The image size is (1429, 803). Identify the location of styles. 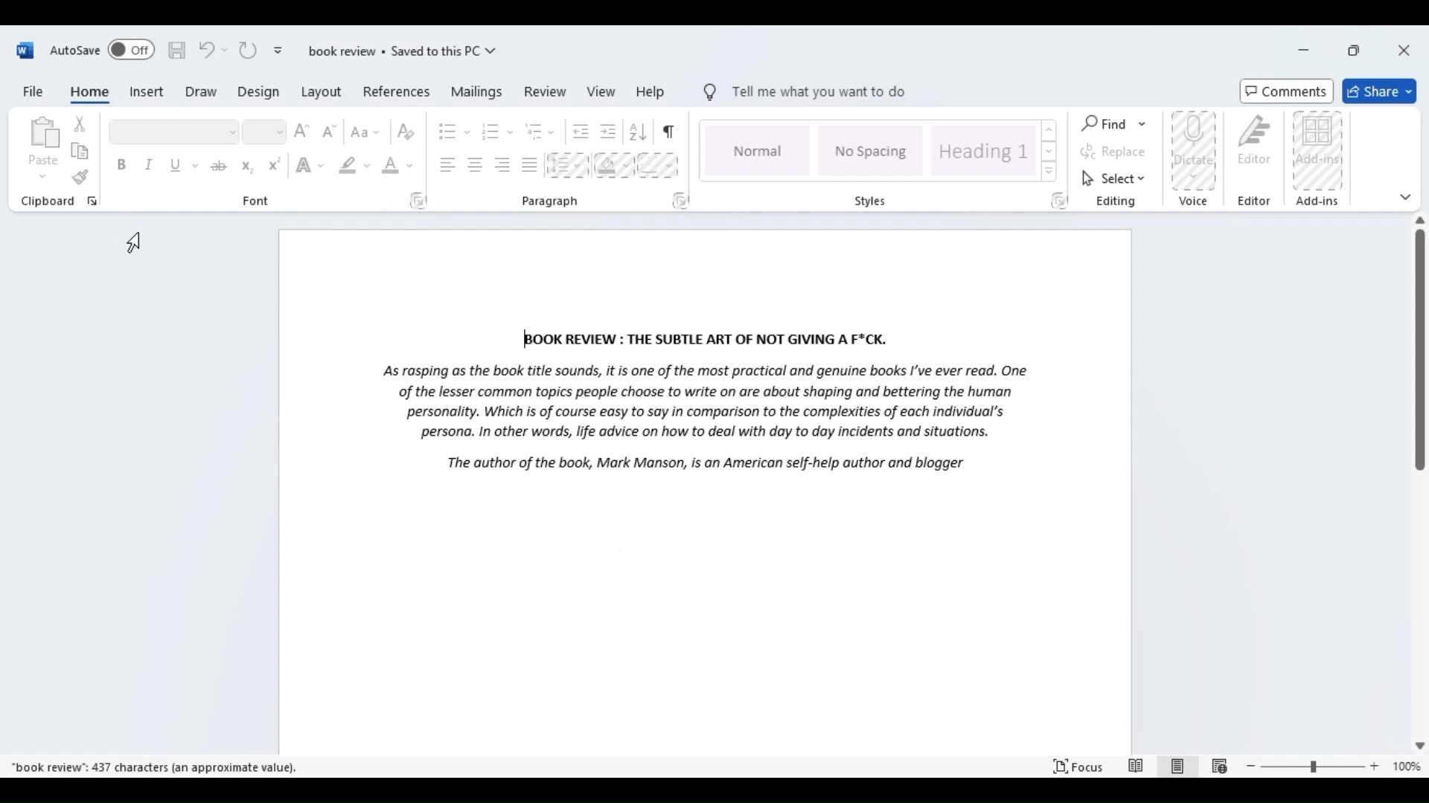
(883, 162).